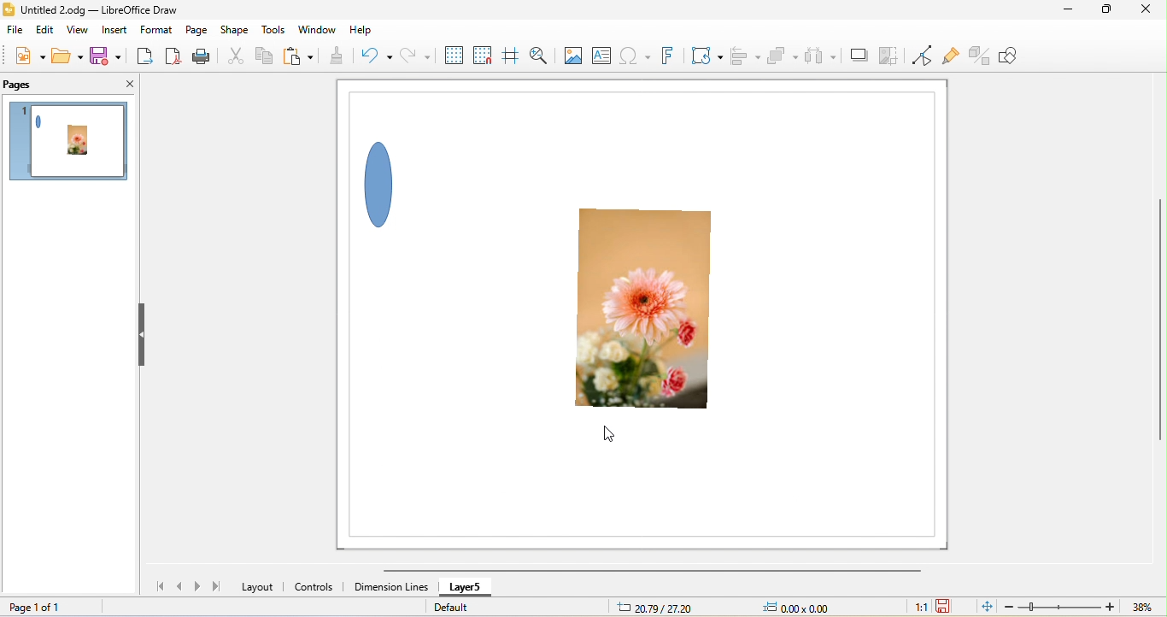  Describe the element at coordinates (44, 33) in the screenshot. I see `edit` at that location.